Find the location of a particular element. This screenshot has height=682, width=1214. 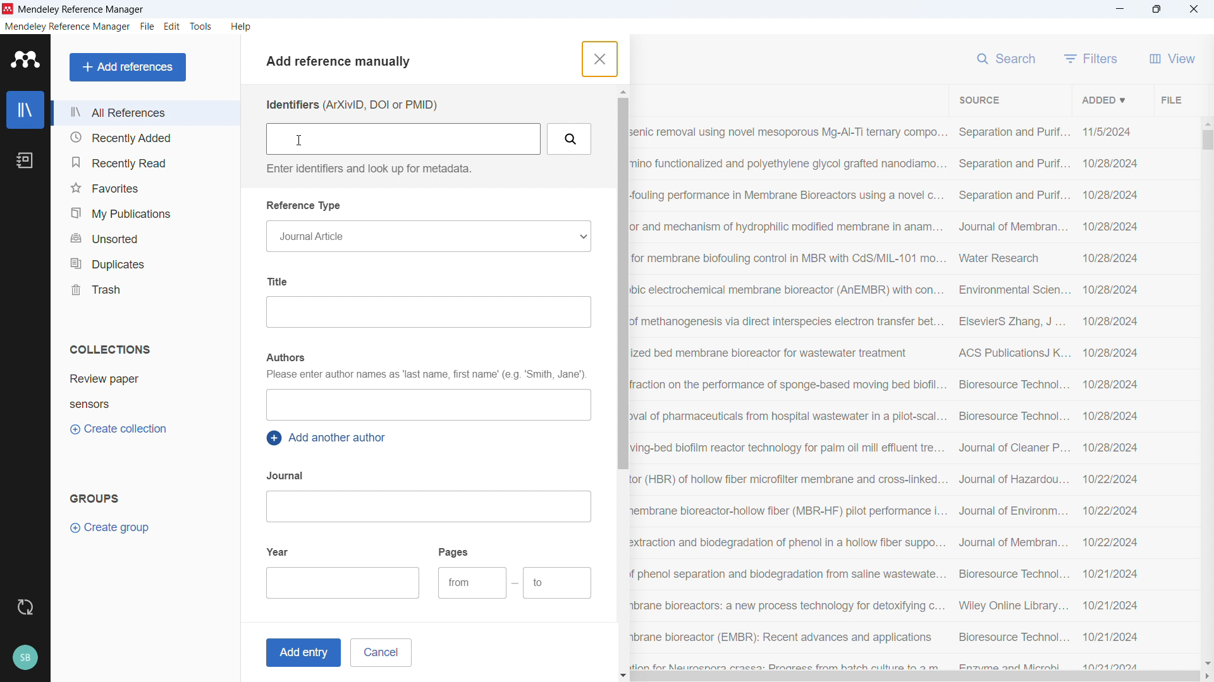

cursor is located at coordinates (299, 140).